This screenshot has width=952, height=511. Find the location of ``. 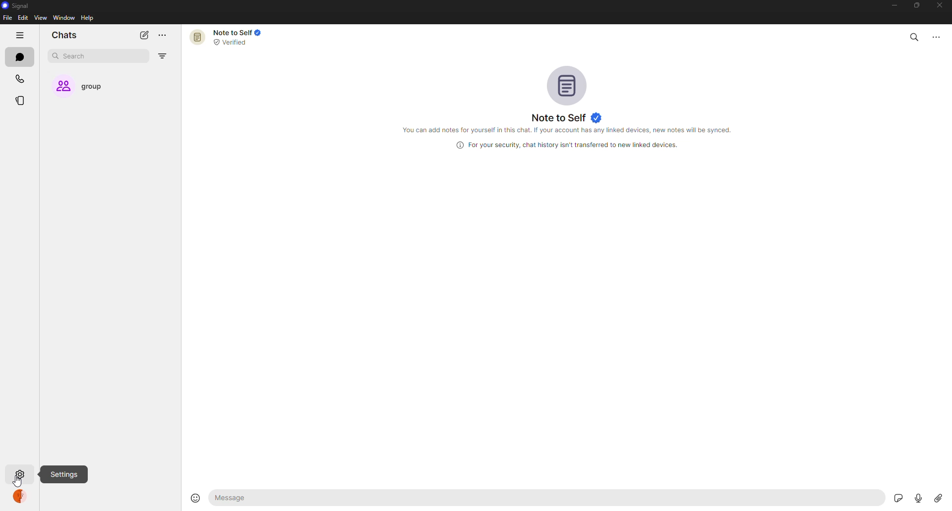

 is located at coordinates (564, 145).